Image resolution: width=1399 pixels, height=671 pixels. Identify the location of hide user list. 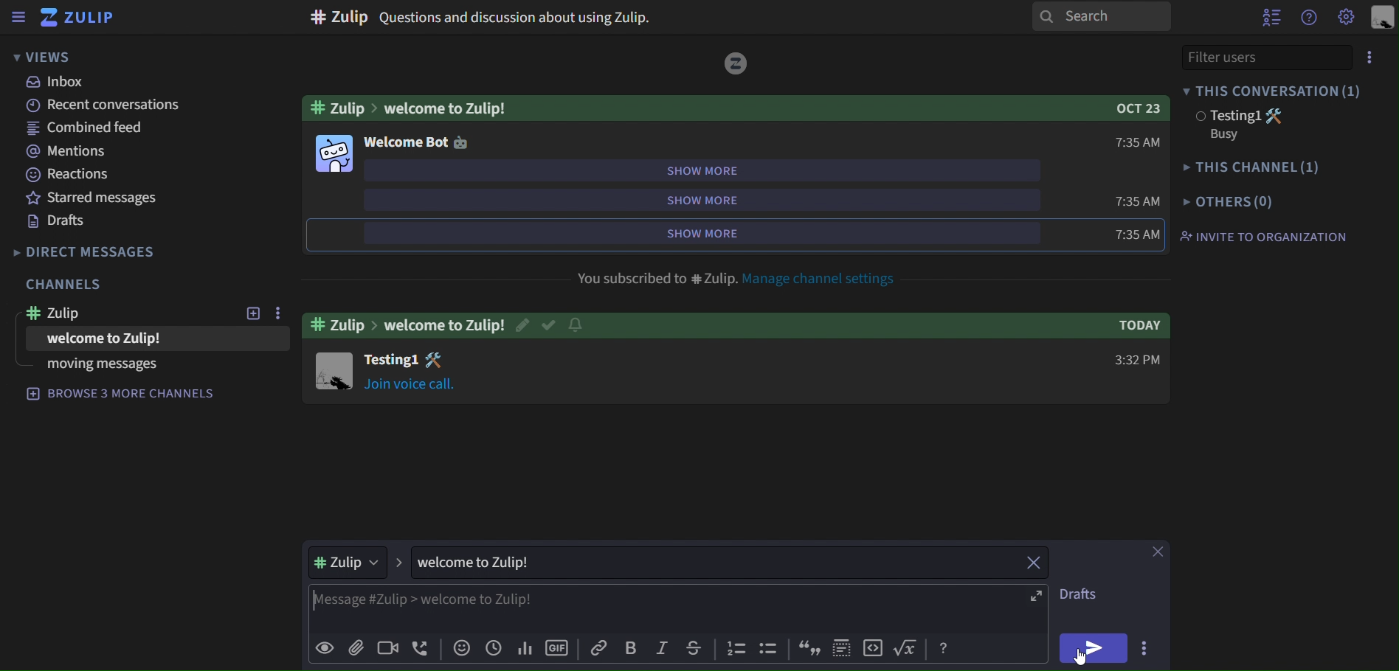
(1271, 20).